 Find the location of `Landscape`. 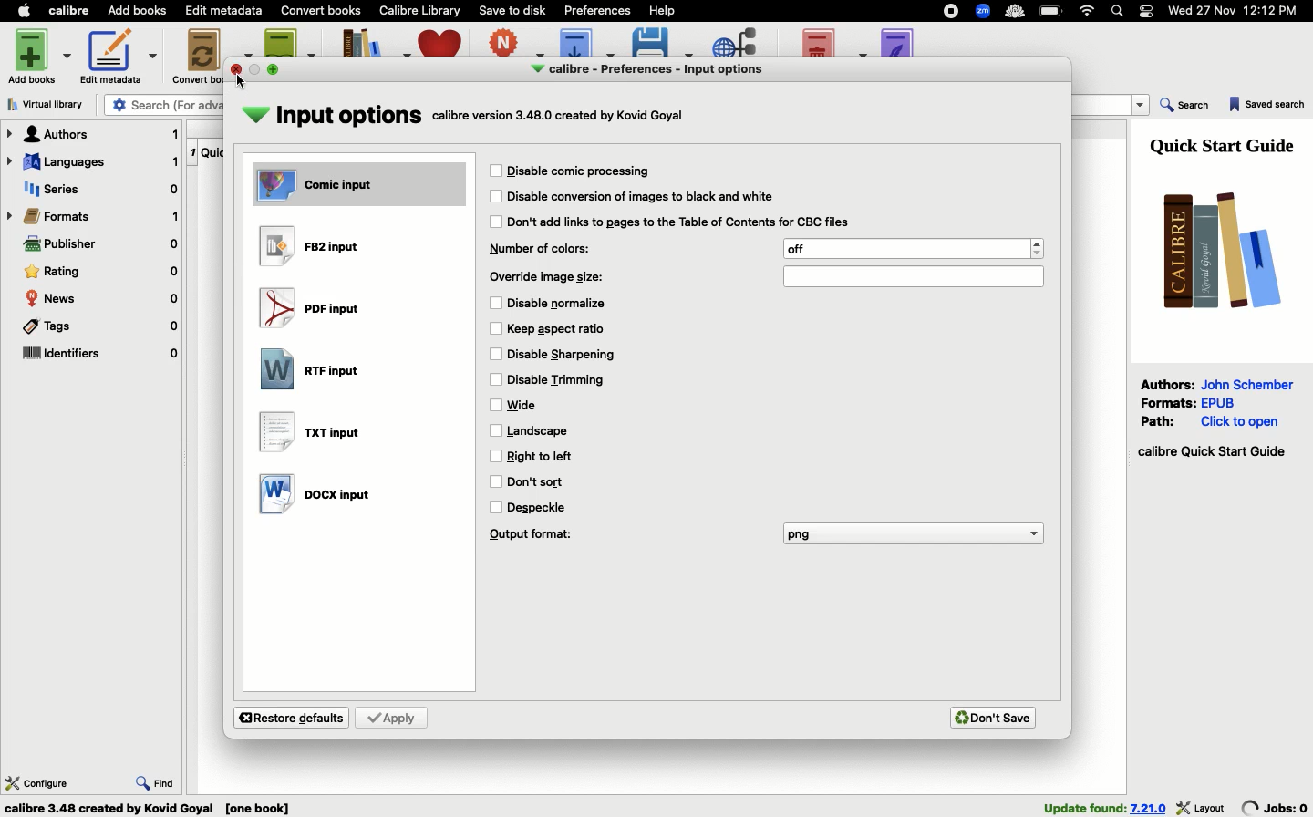

Landscape is located at coordinates (542, 430).